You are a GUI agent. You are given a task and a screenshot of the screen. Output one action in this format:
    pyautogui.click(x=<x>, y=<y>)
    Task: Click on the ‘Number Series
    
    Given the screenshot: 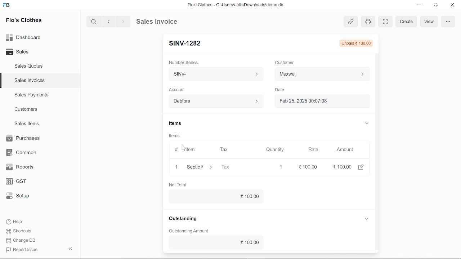 What is the action you would take?
    pyautogui.click(x=184, y=62)
    